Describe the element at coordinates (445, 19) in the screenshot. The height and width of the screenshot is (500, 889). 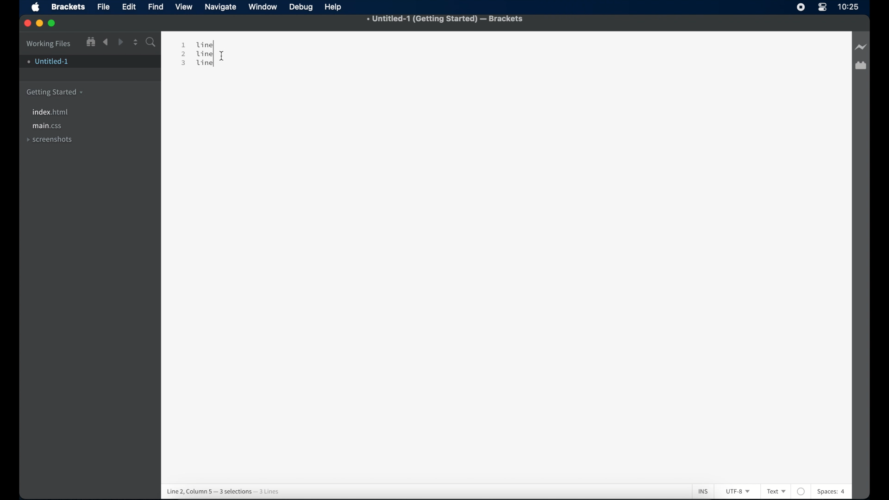
I see `untitled-1 (getting started)  -  brackets` at that location.